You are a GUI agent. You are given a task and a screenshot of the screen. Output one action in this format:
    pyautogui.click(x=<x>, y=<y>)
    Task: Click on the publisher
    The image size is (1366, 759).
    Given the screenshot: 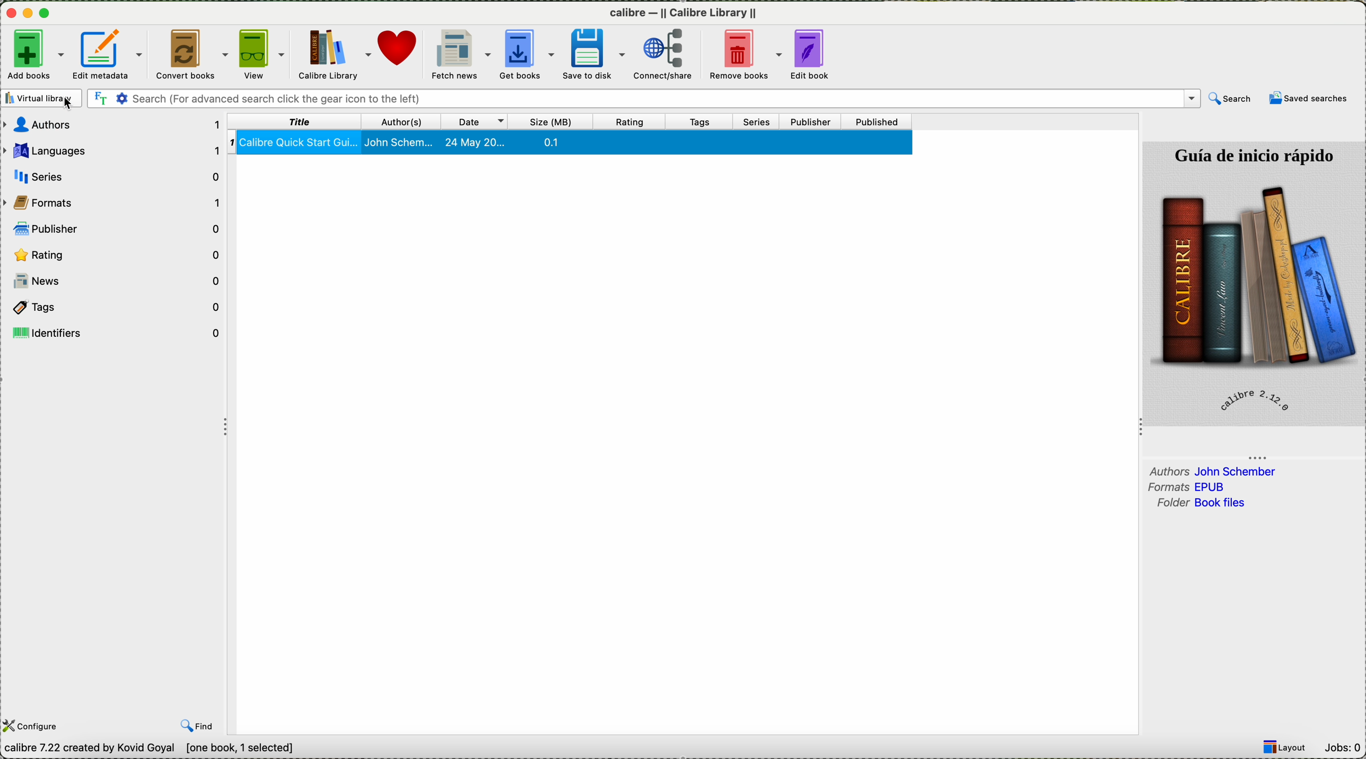 What is the action you would take?
    pyautogui.click(x=118, y=228)
    